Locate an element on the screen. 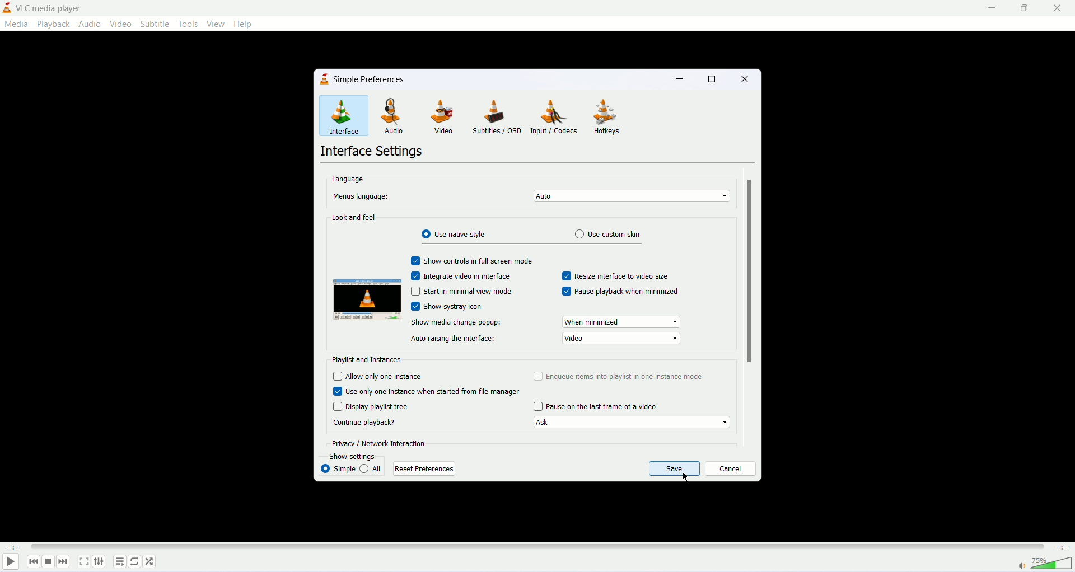 The height and width of the screenshot is (572, 1075). audio is located at coordinates (386, 115).